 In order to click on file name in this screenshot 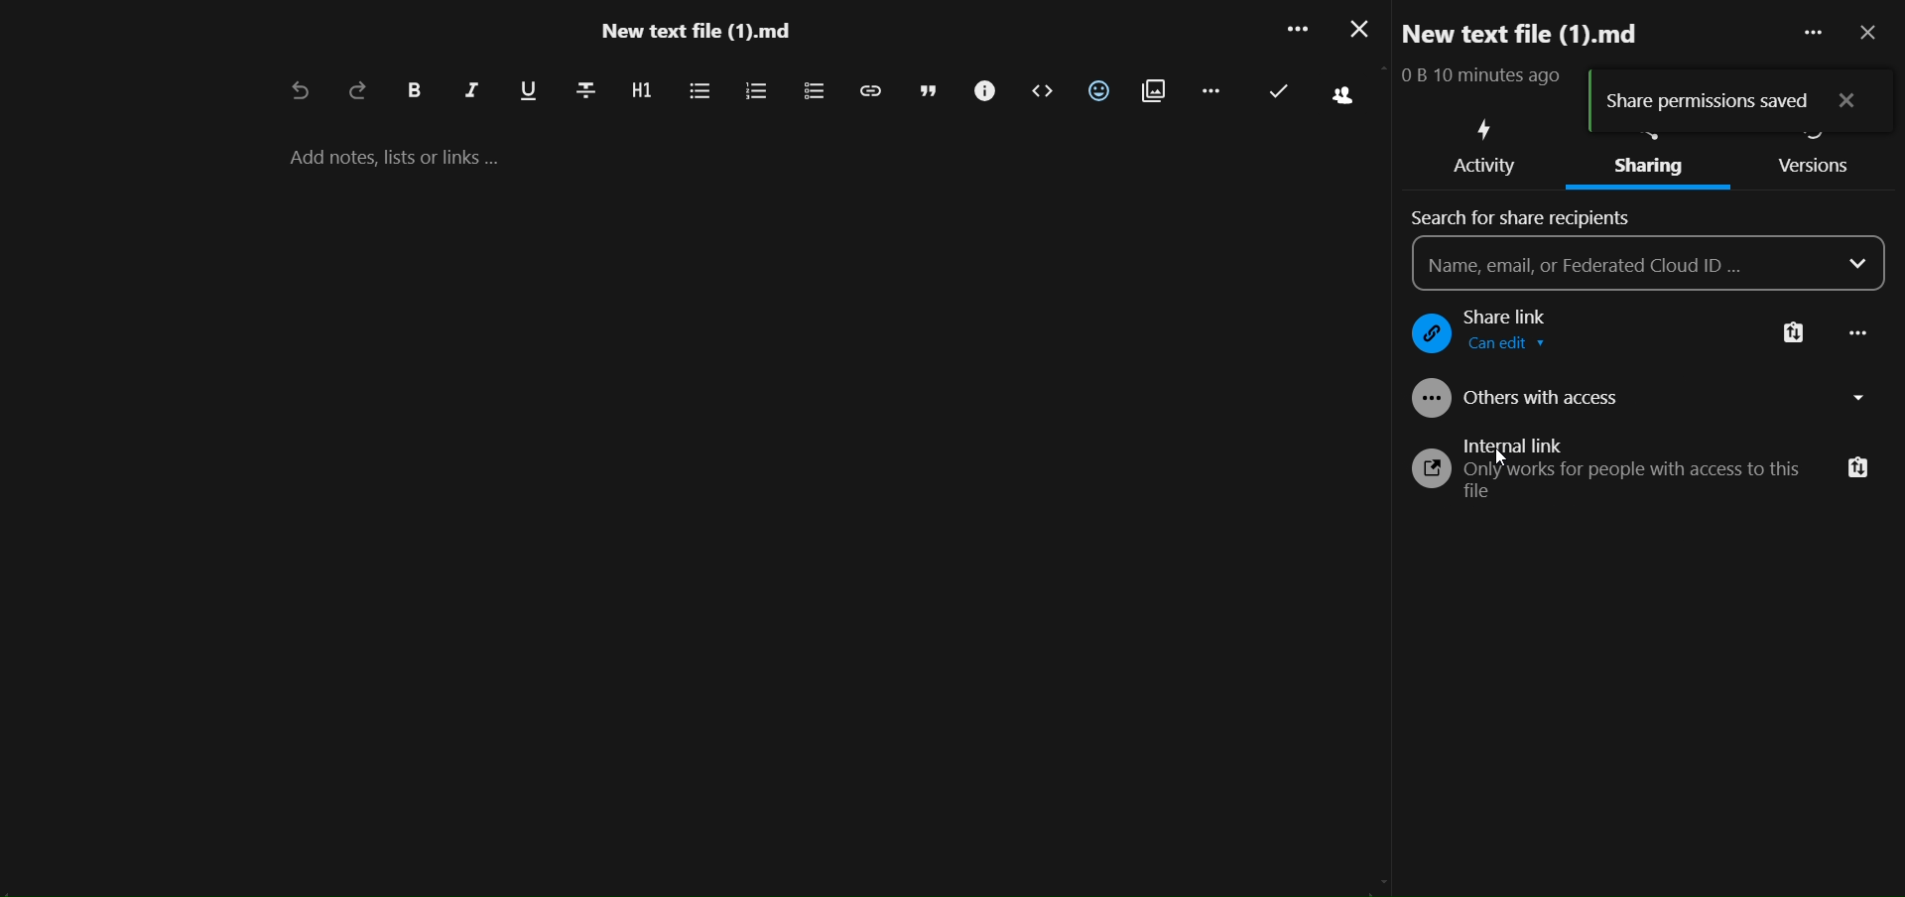, I will do `click(695, 36)`.